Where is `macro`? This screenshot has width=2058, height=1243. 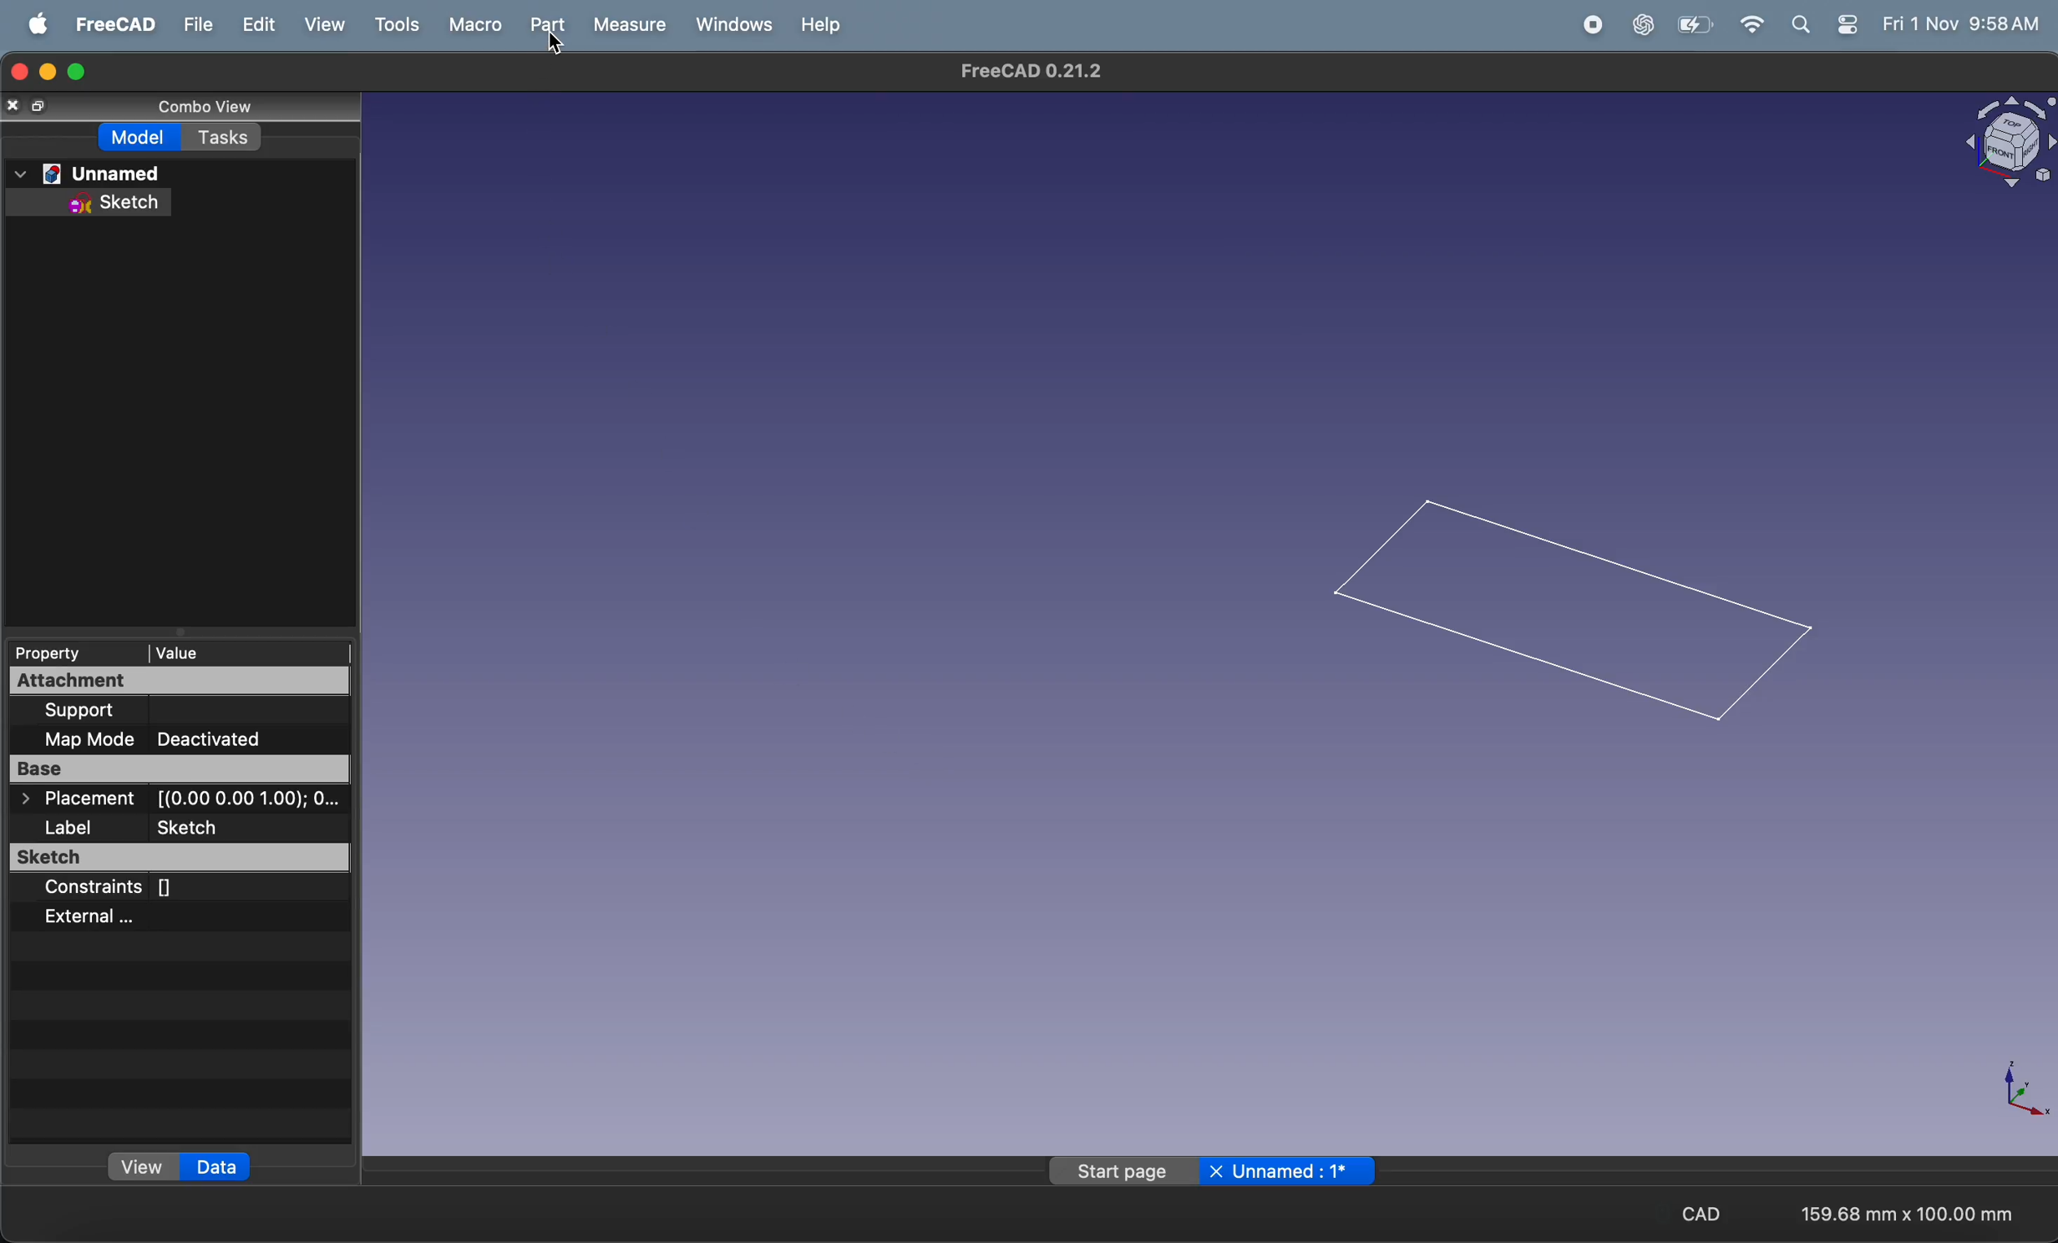 macro is located at coordinates (469, 25).